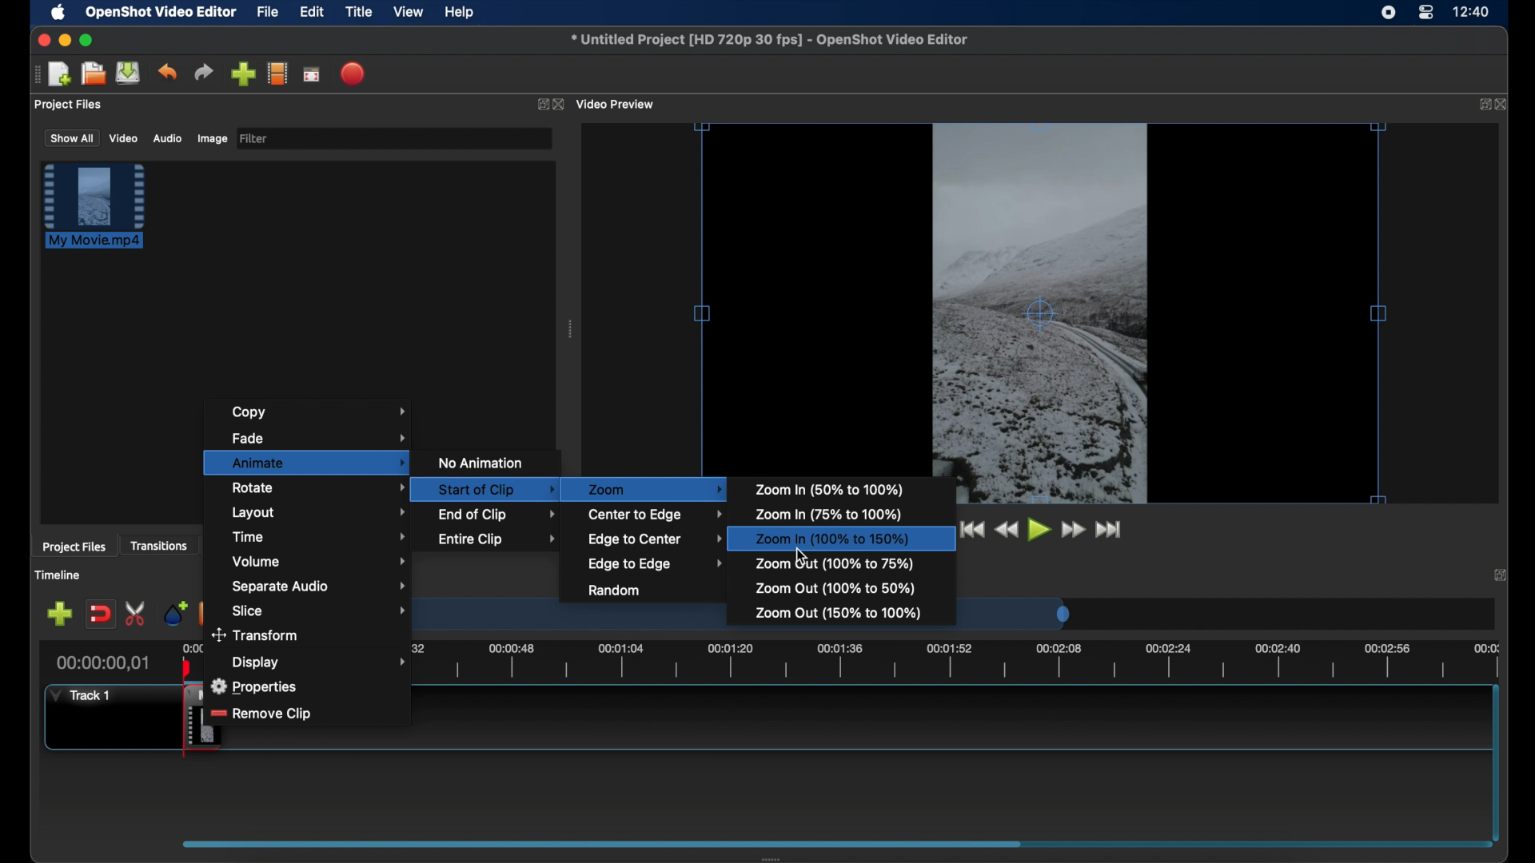 This screenshot has width=1535, height=863. I want to click on image, so click(211, 139).